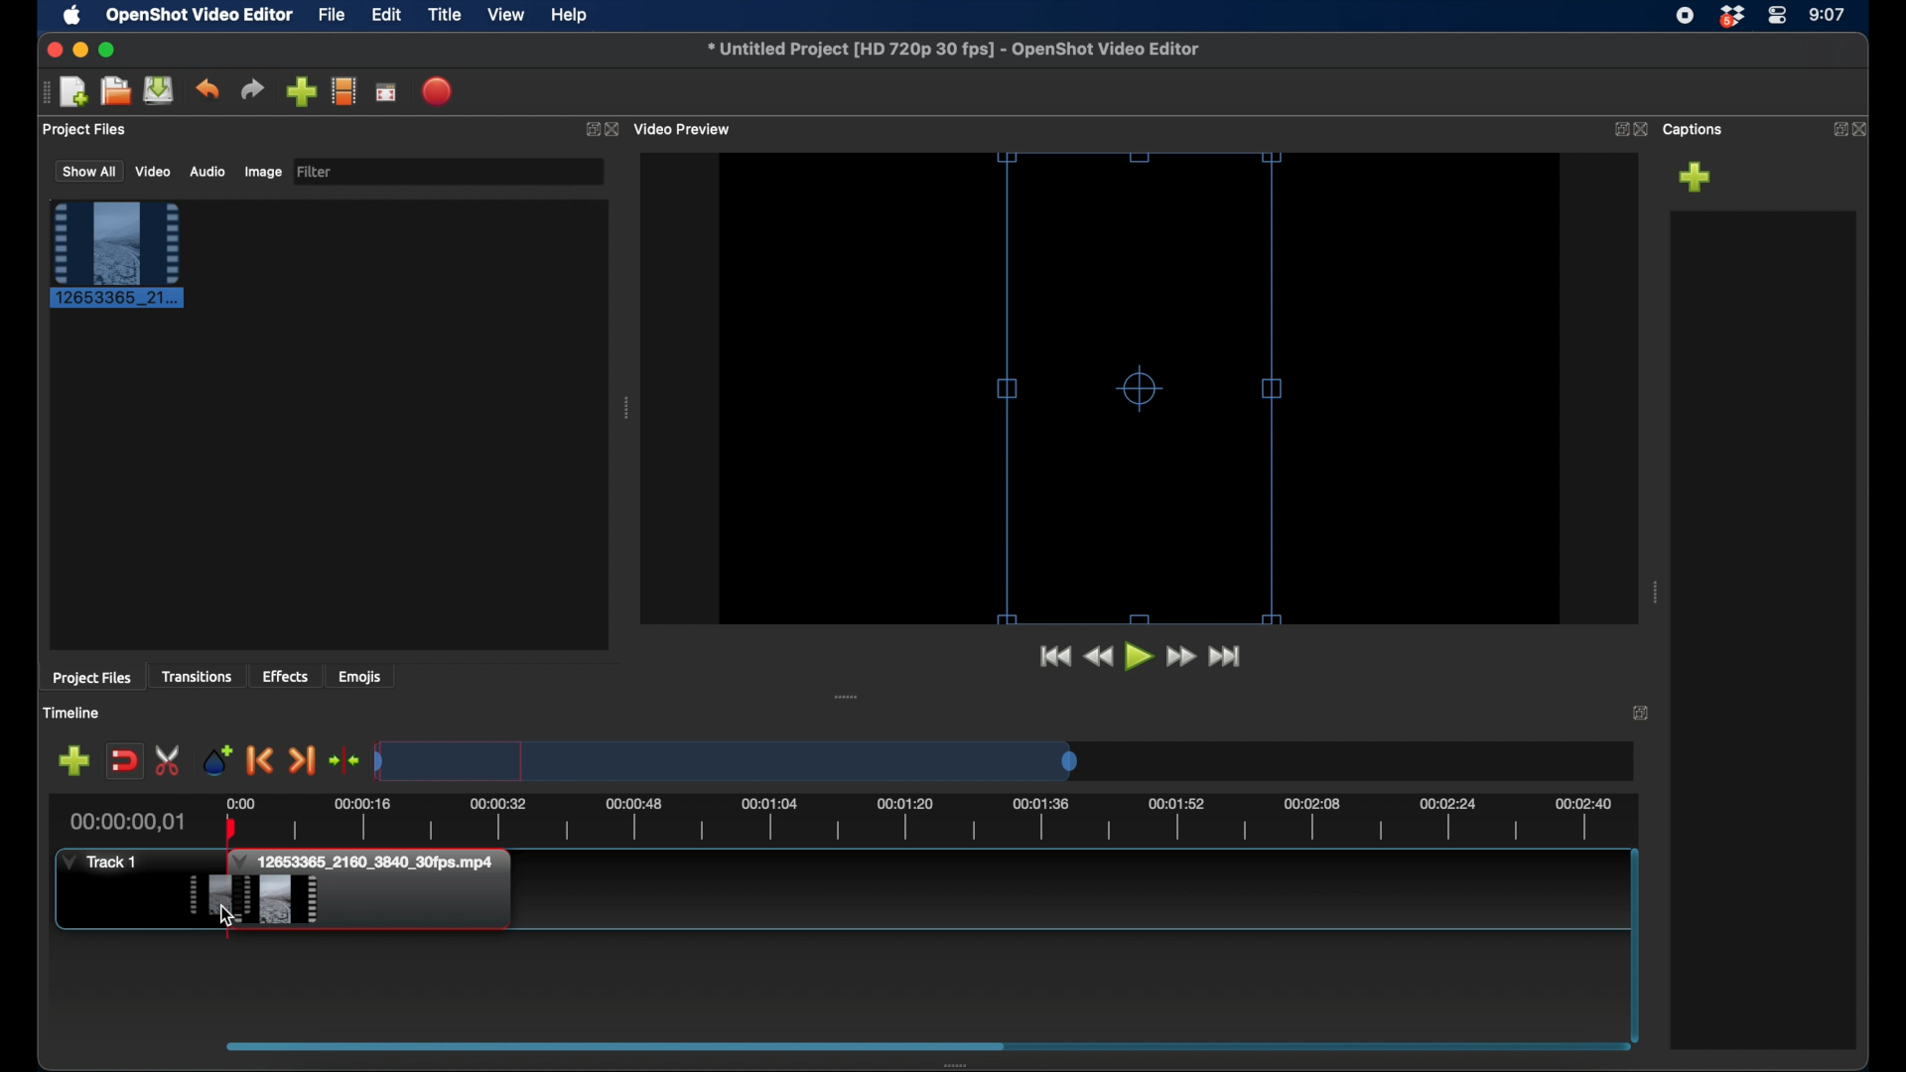 The height and width of the screenshot is (1072, 1906). What do you see at coordinates (302, 760) in the screenshot?
I see `next marker` at bounding box center [302, 760].